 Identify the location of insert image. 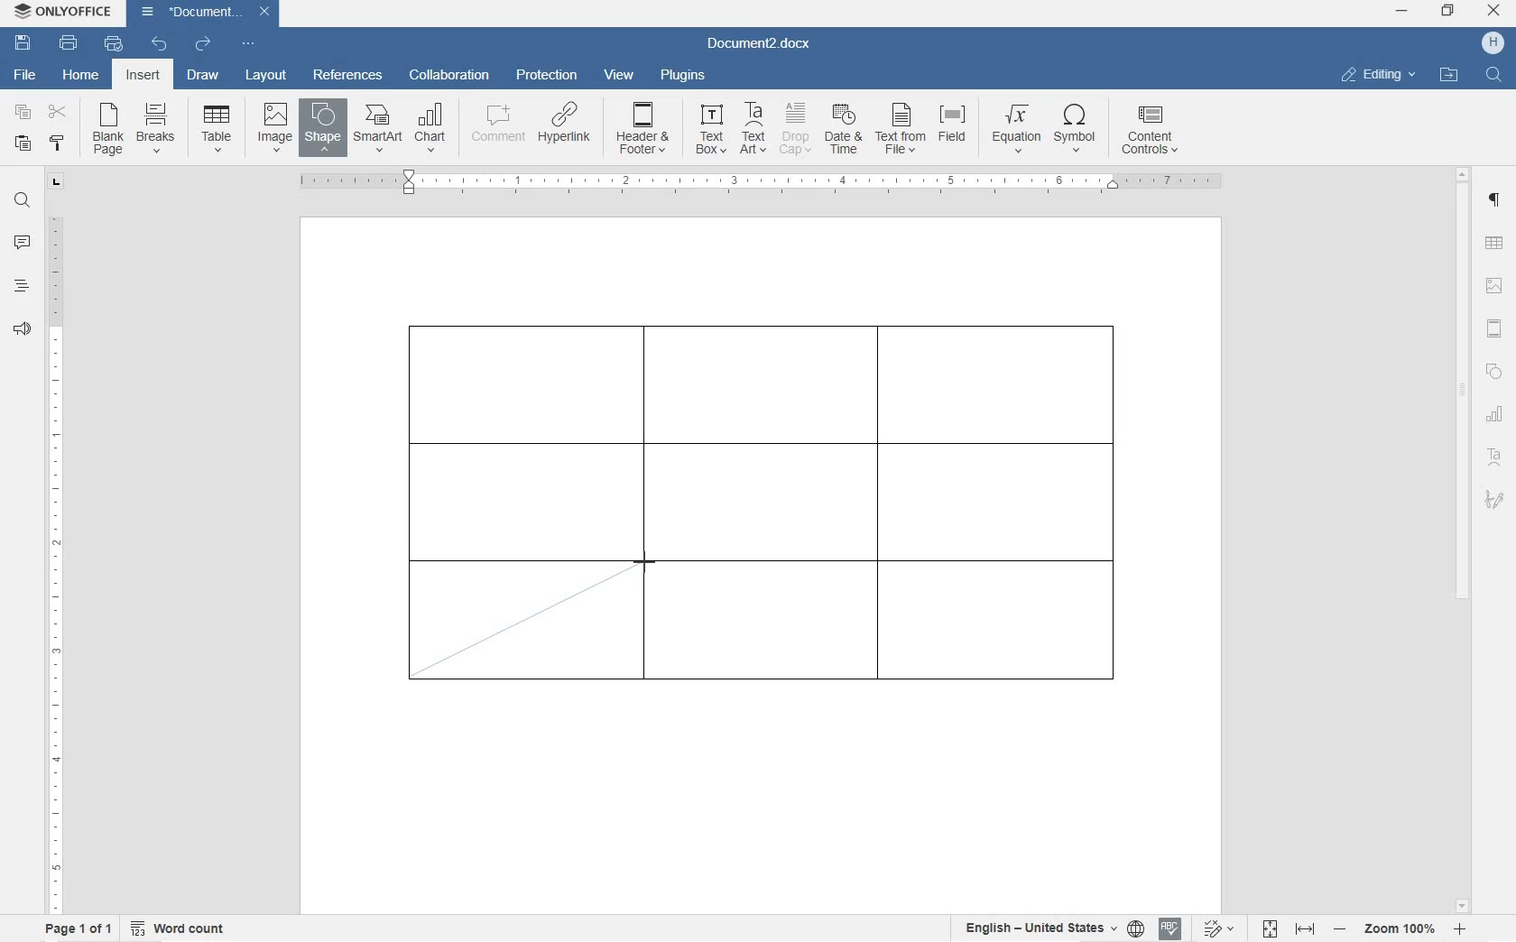
(275, 125).